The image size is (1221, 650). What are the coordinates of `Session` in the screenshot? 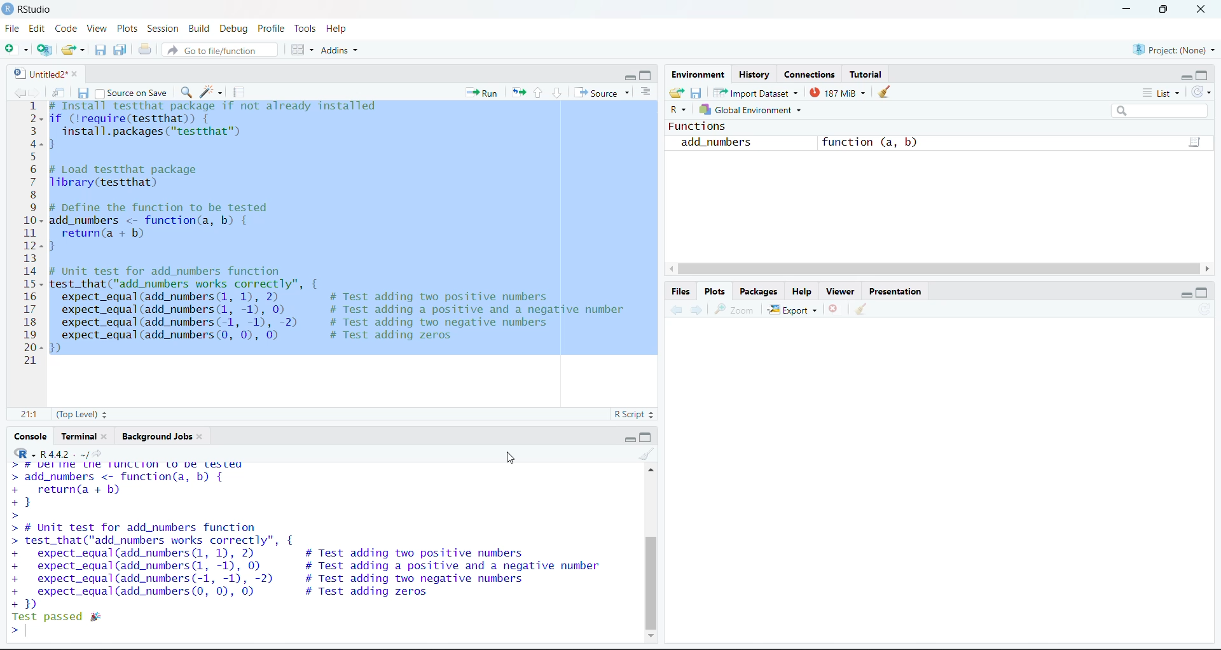 It's located at (163, 29).